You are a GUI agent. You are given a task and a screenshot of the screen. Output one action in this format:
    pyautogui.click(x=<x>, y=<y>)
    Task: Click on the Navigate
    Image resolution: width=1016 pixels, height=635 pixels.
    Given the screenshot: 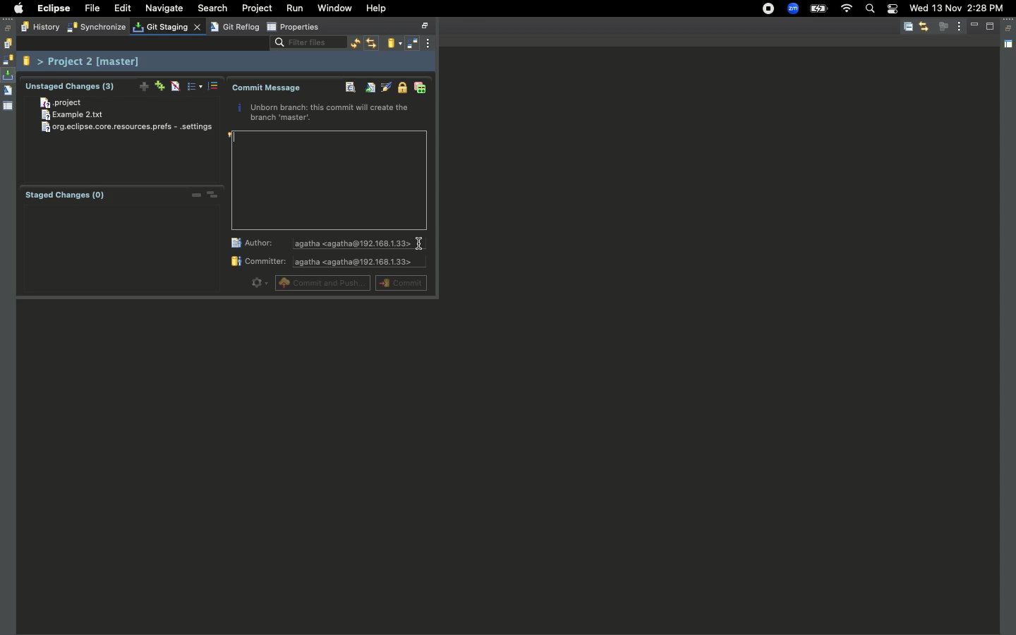 What is the action you would take?
    pyautogui.click(x=164, y=9)
    